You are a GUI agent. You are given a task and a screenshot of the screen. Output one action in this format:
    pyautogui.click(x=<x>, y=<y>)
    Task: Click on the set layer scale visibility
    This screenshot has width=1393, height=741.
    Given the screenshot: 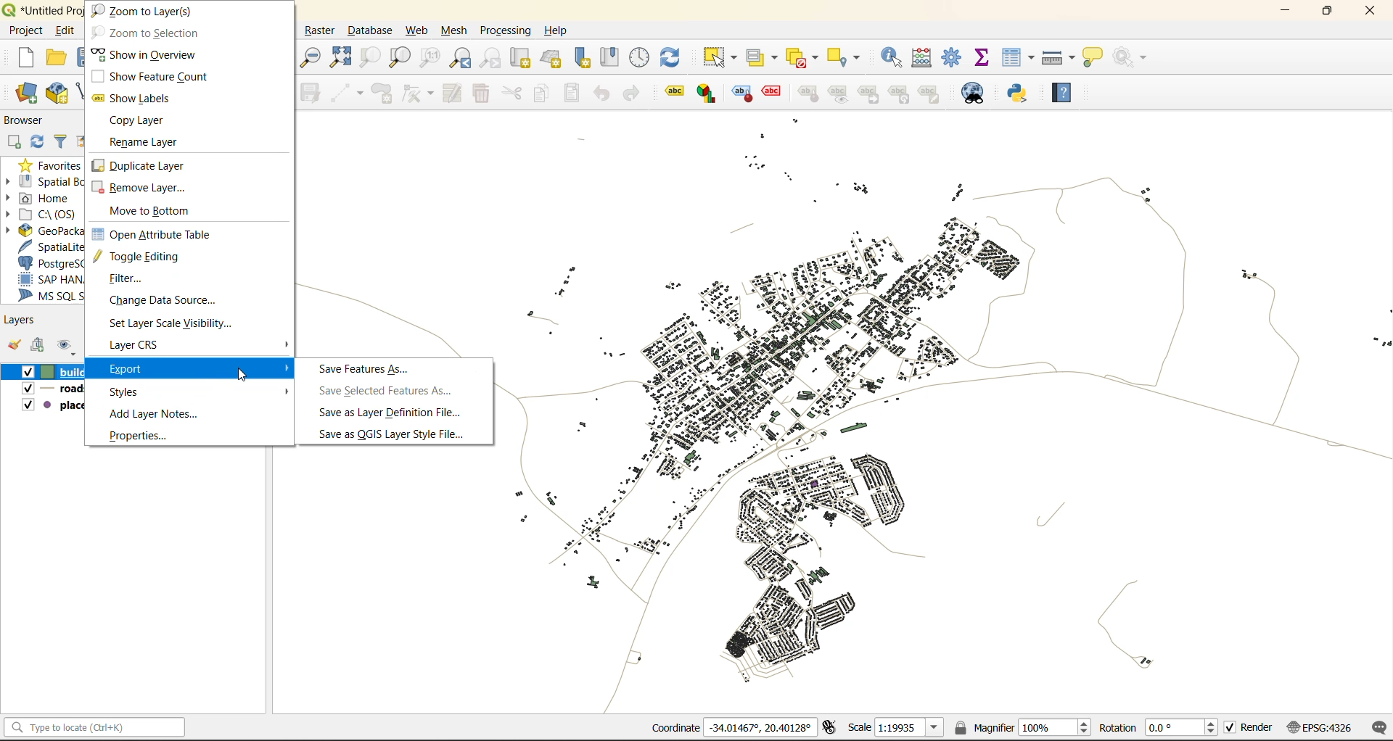 What is the action you would take?
    pyautogui.click(x=170, y=323)
    